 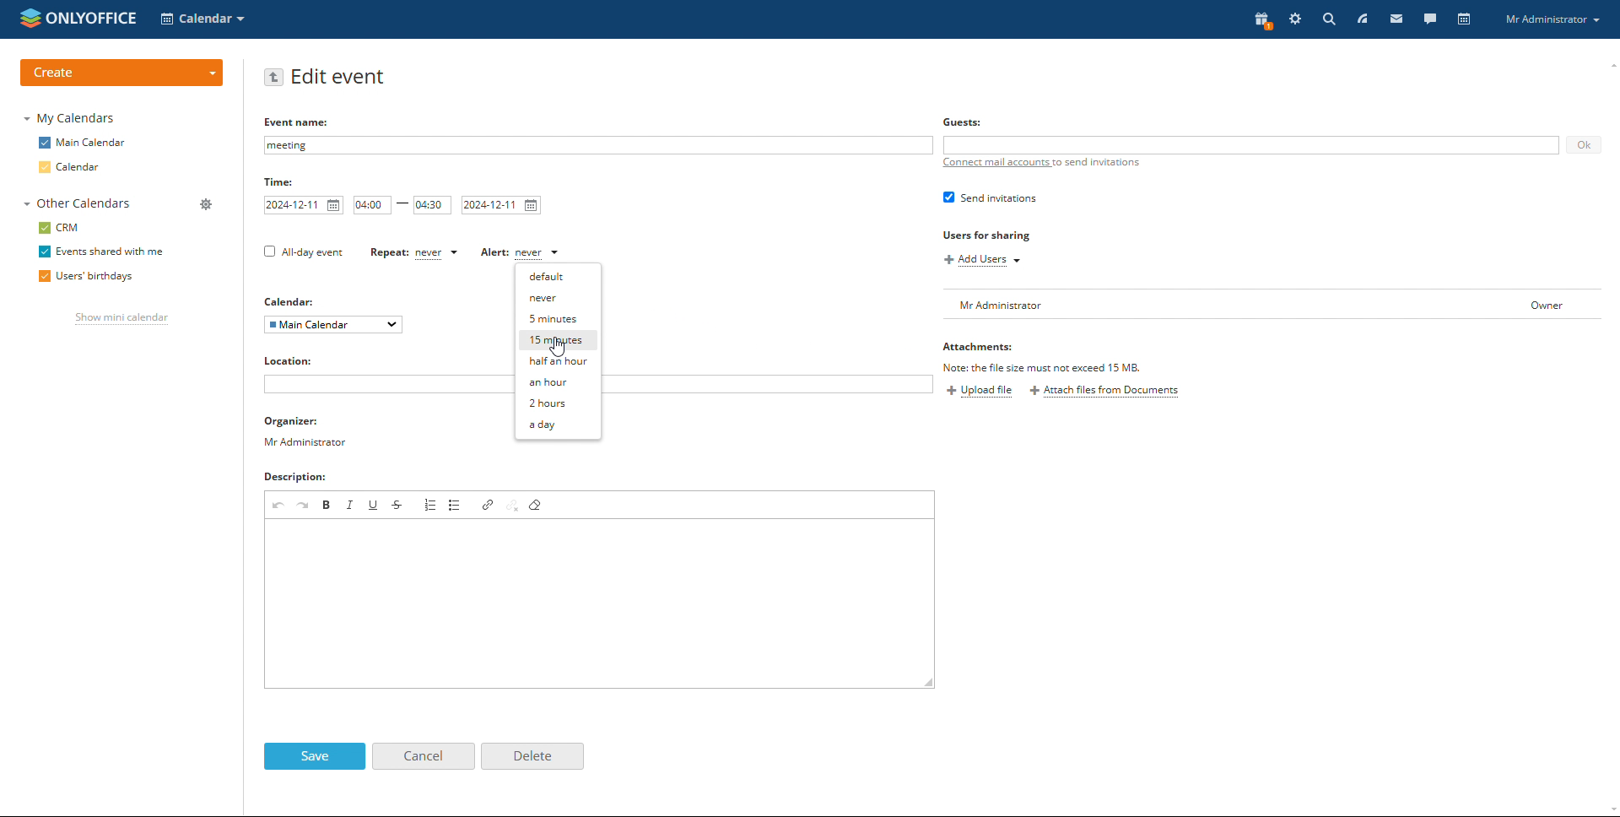 What do you see at coordinates (1464, 19) in the screenshot?
I see `calendar` at bounding box center [1464, 19].